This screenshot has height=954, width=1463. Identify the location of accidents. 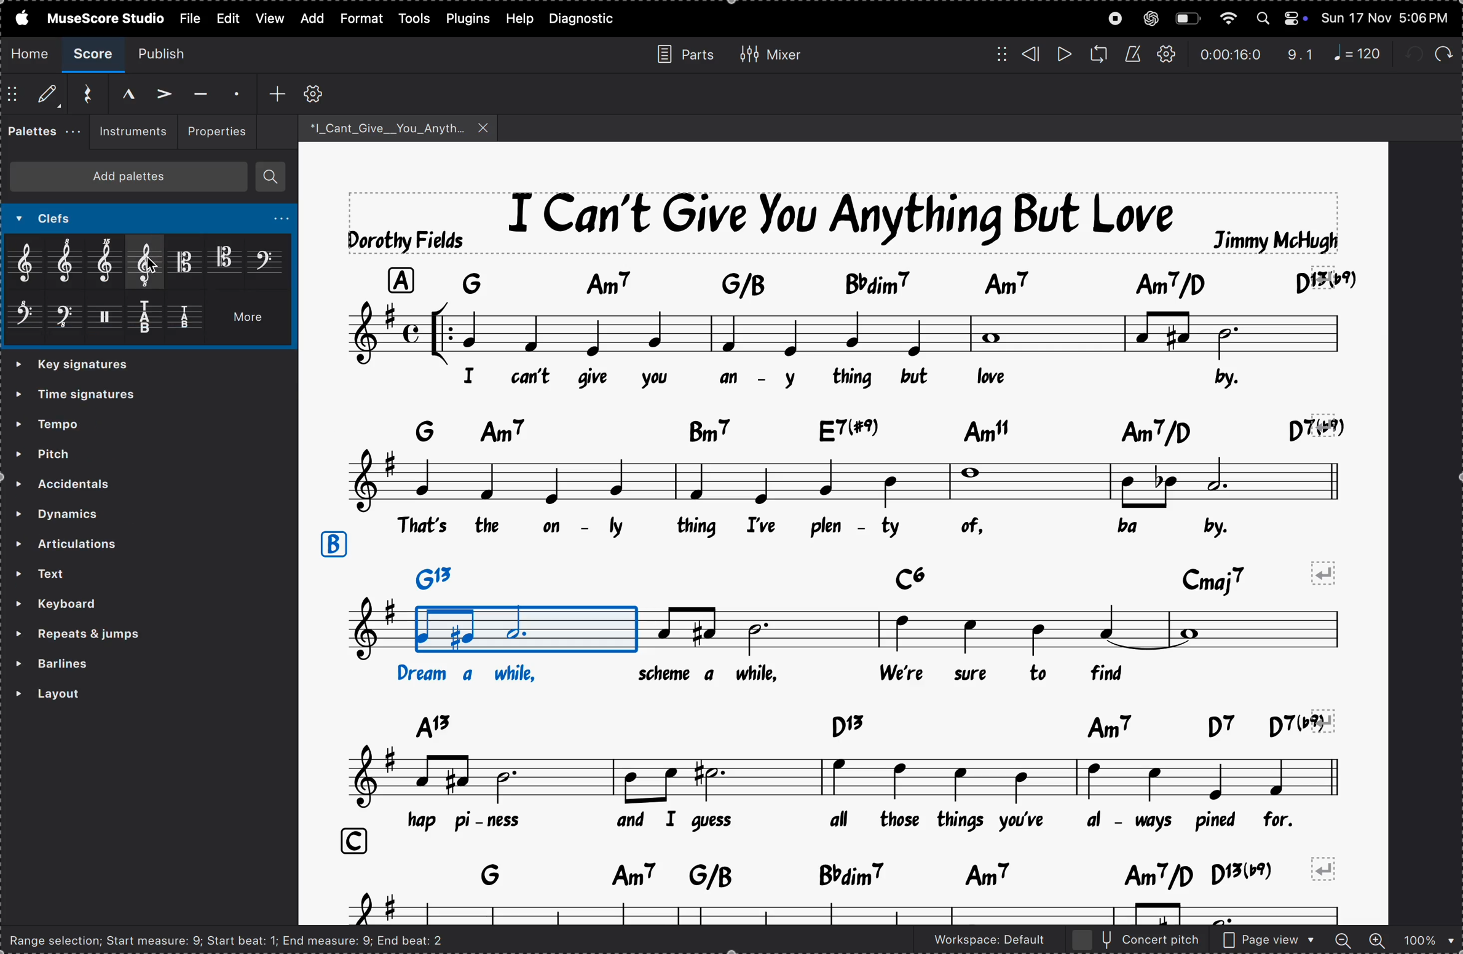
(91, 482).